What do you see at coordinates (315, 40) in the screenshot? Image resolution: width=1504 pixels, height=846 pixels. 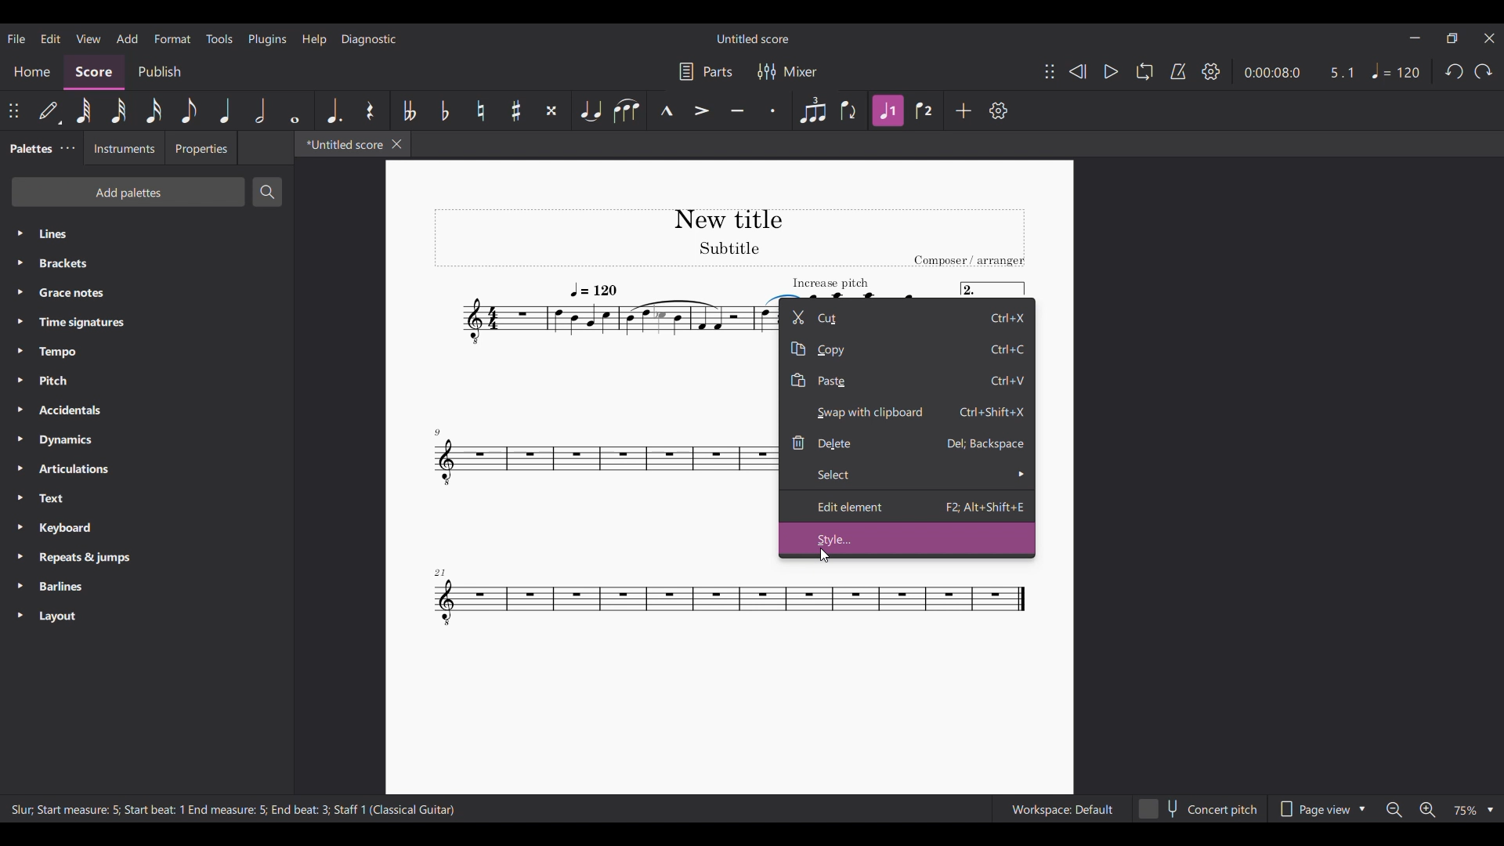 I see `Help menu` at bounding box center [315, 40].